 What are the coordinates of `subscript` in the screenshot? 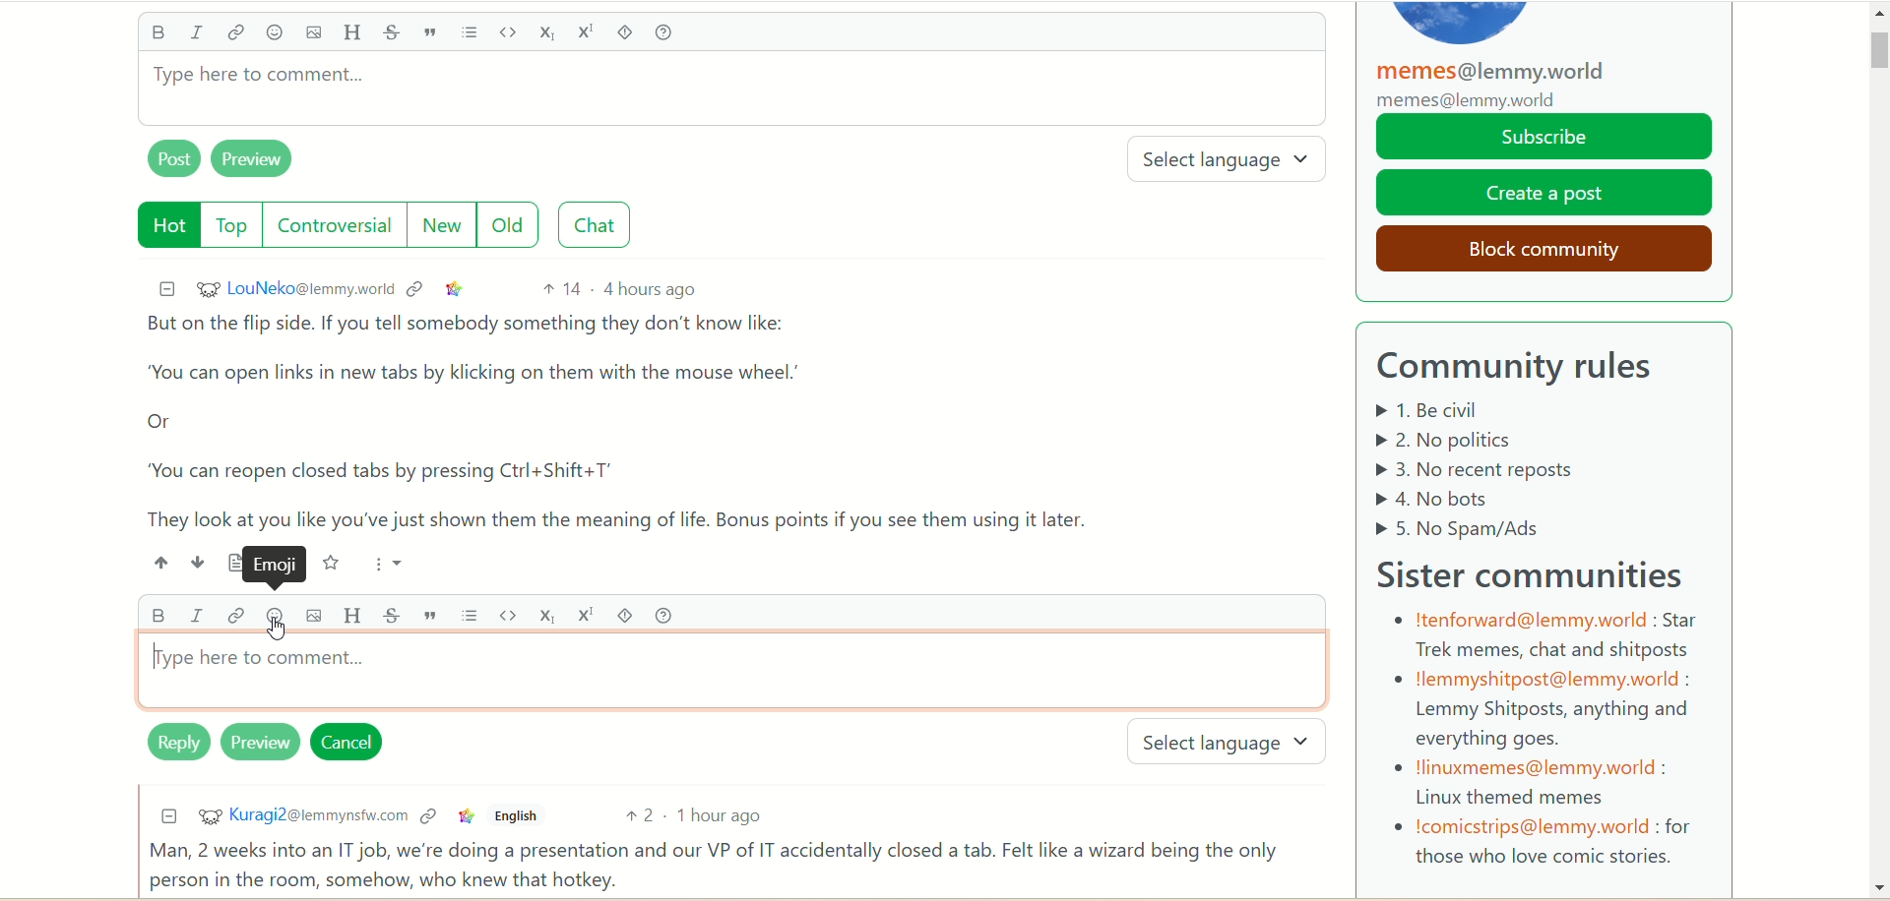 It's located at (550, 35).